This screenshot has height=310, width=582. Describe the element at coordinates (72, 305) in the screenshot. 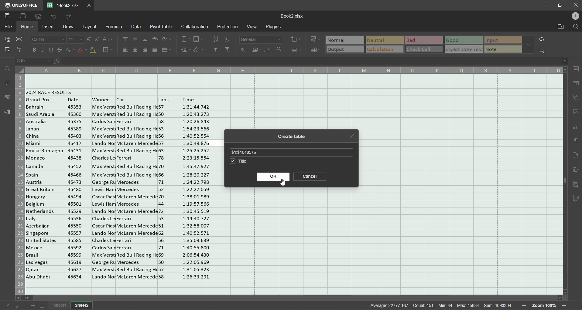

I see `sheet names` at that location.